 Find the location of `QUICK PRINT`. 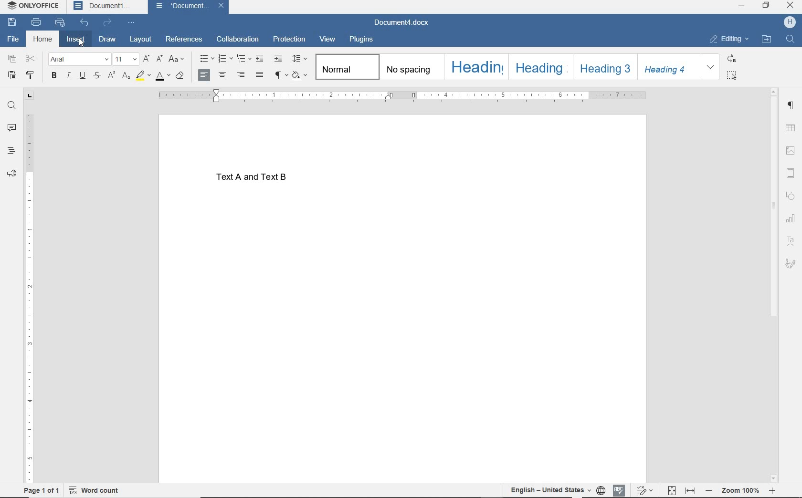

QUICK PRINT is located at coordinates (60, 23).